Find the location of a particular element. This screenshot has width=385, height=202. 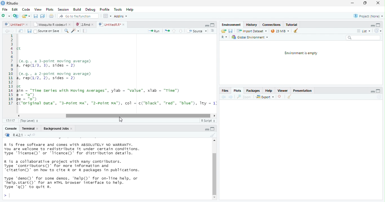

Edit is located at coordinates (15, 9).